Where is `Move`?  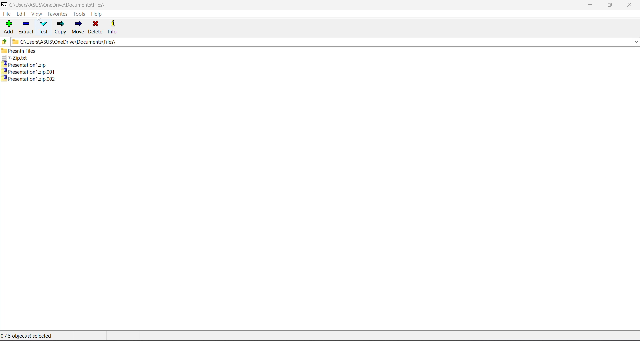
Move is located at coordinates (78, 27).